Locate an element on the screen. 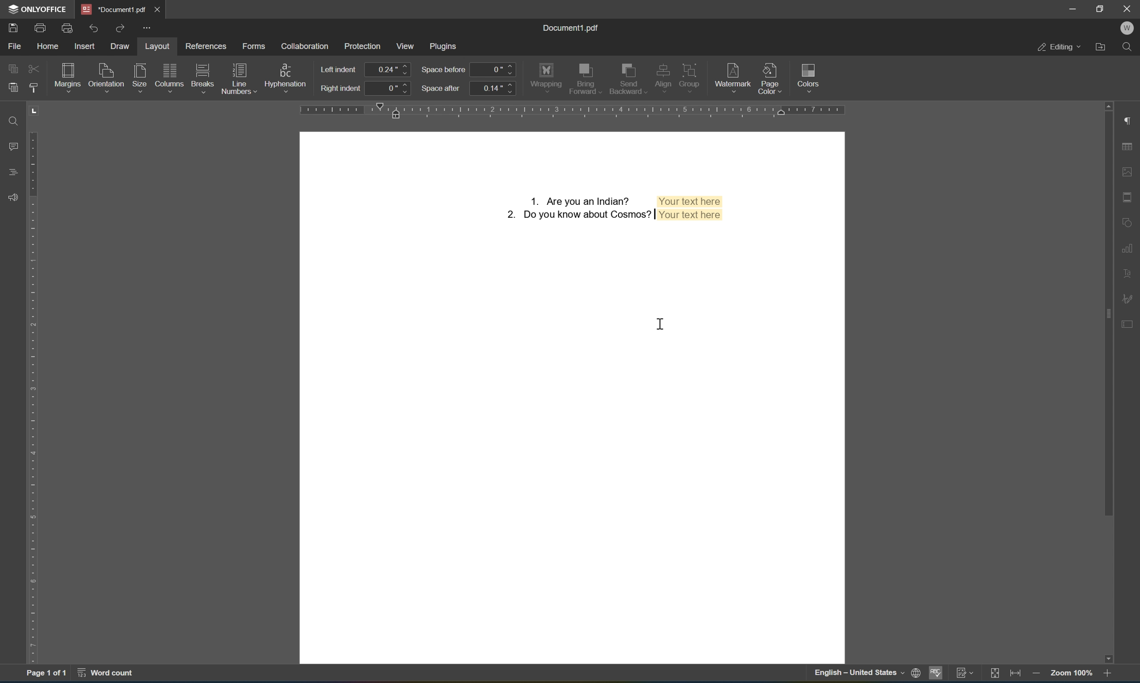 The height and width of the screenshot is (683, 1140). zoom 100% is located at coordinates (1071, 675).